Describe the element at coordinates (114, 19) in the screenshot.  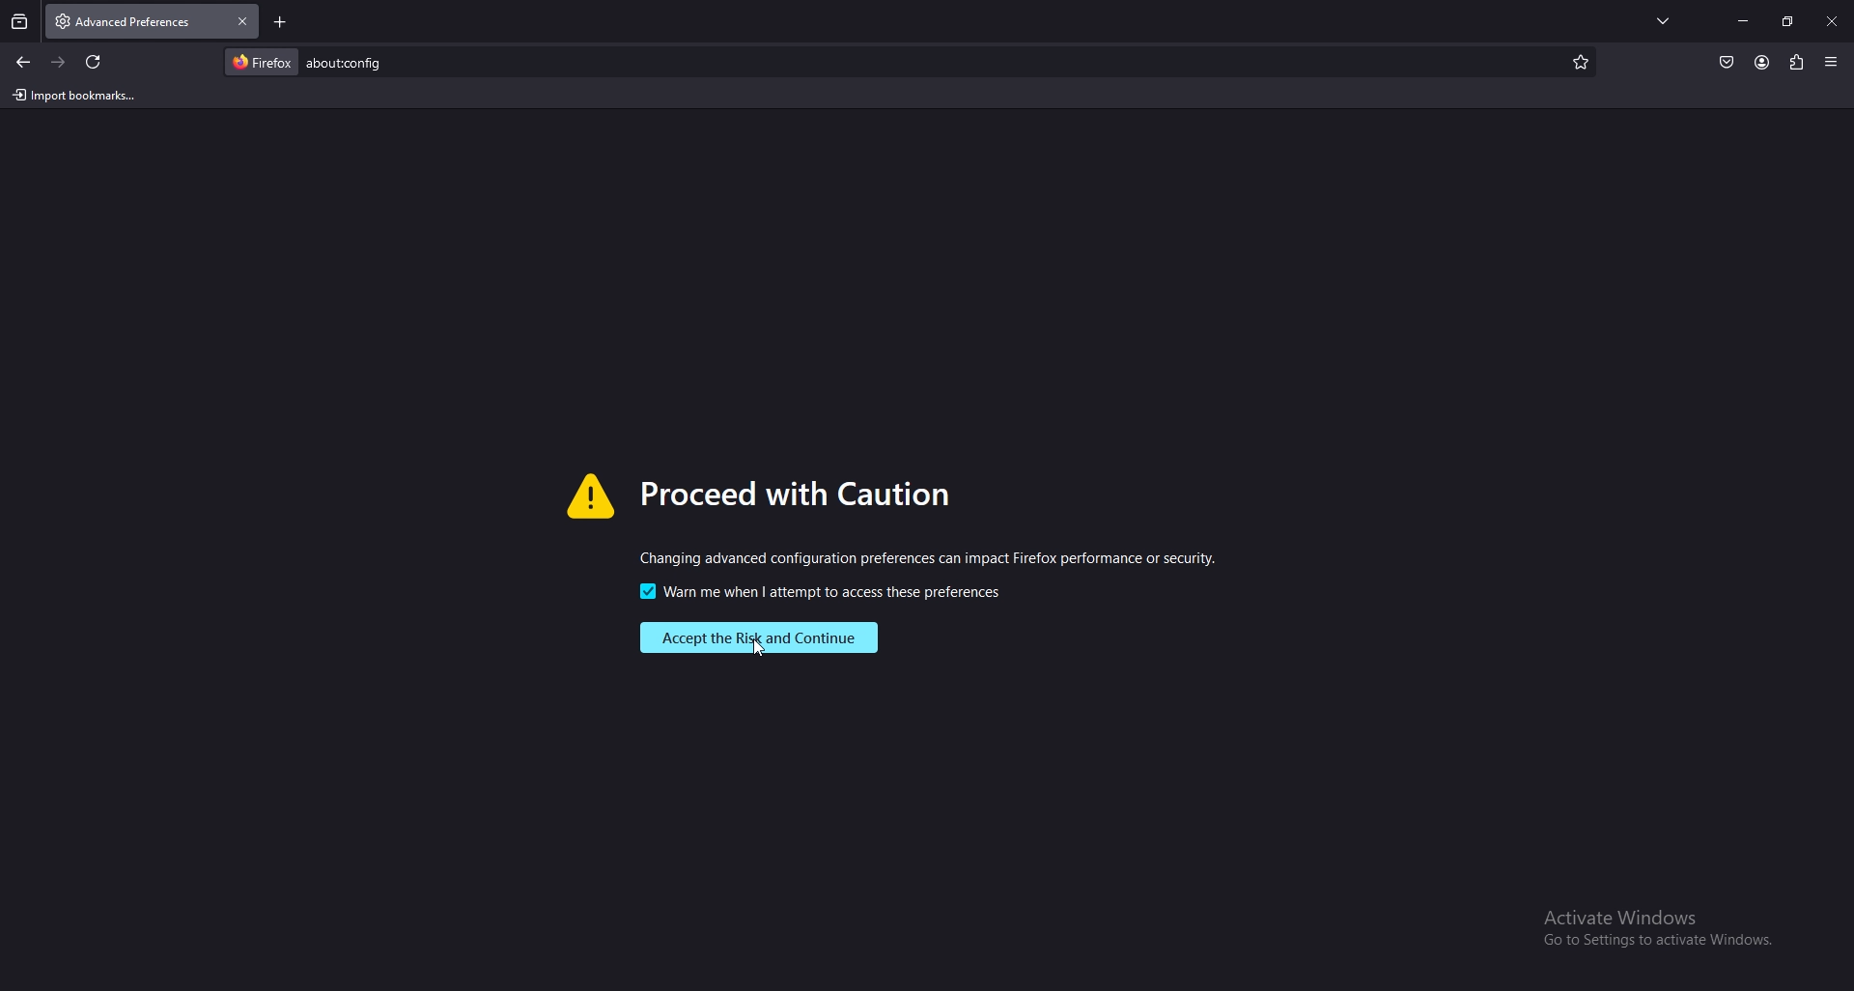
I see `tab` at that location.